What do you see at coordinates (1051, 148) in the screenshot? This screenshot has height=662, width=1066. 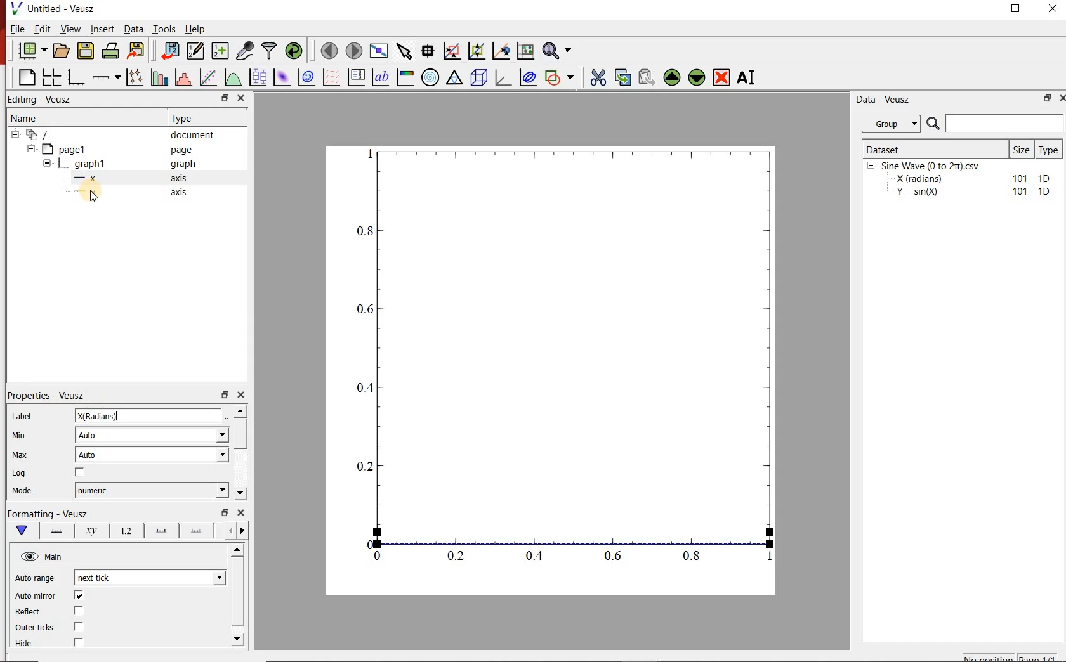 I see `Type` at bounding box center [1051, 148].